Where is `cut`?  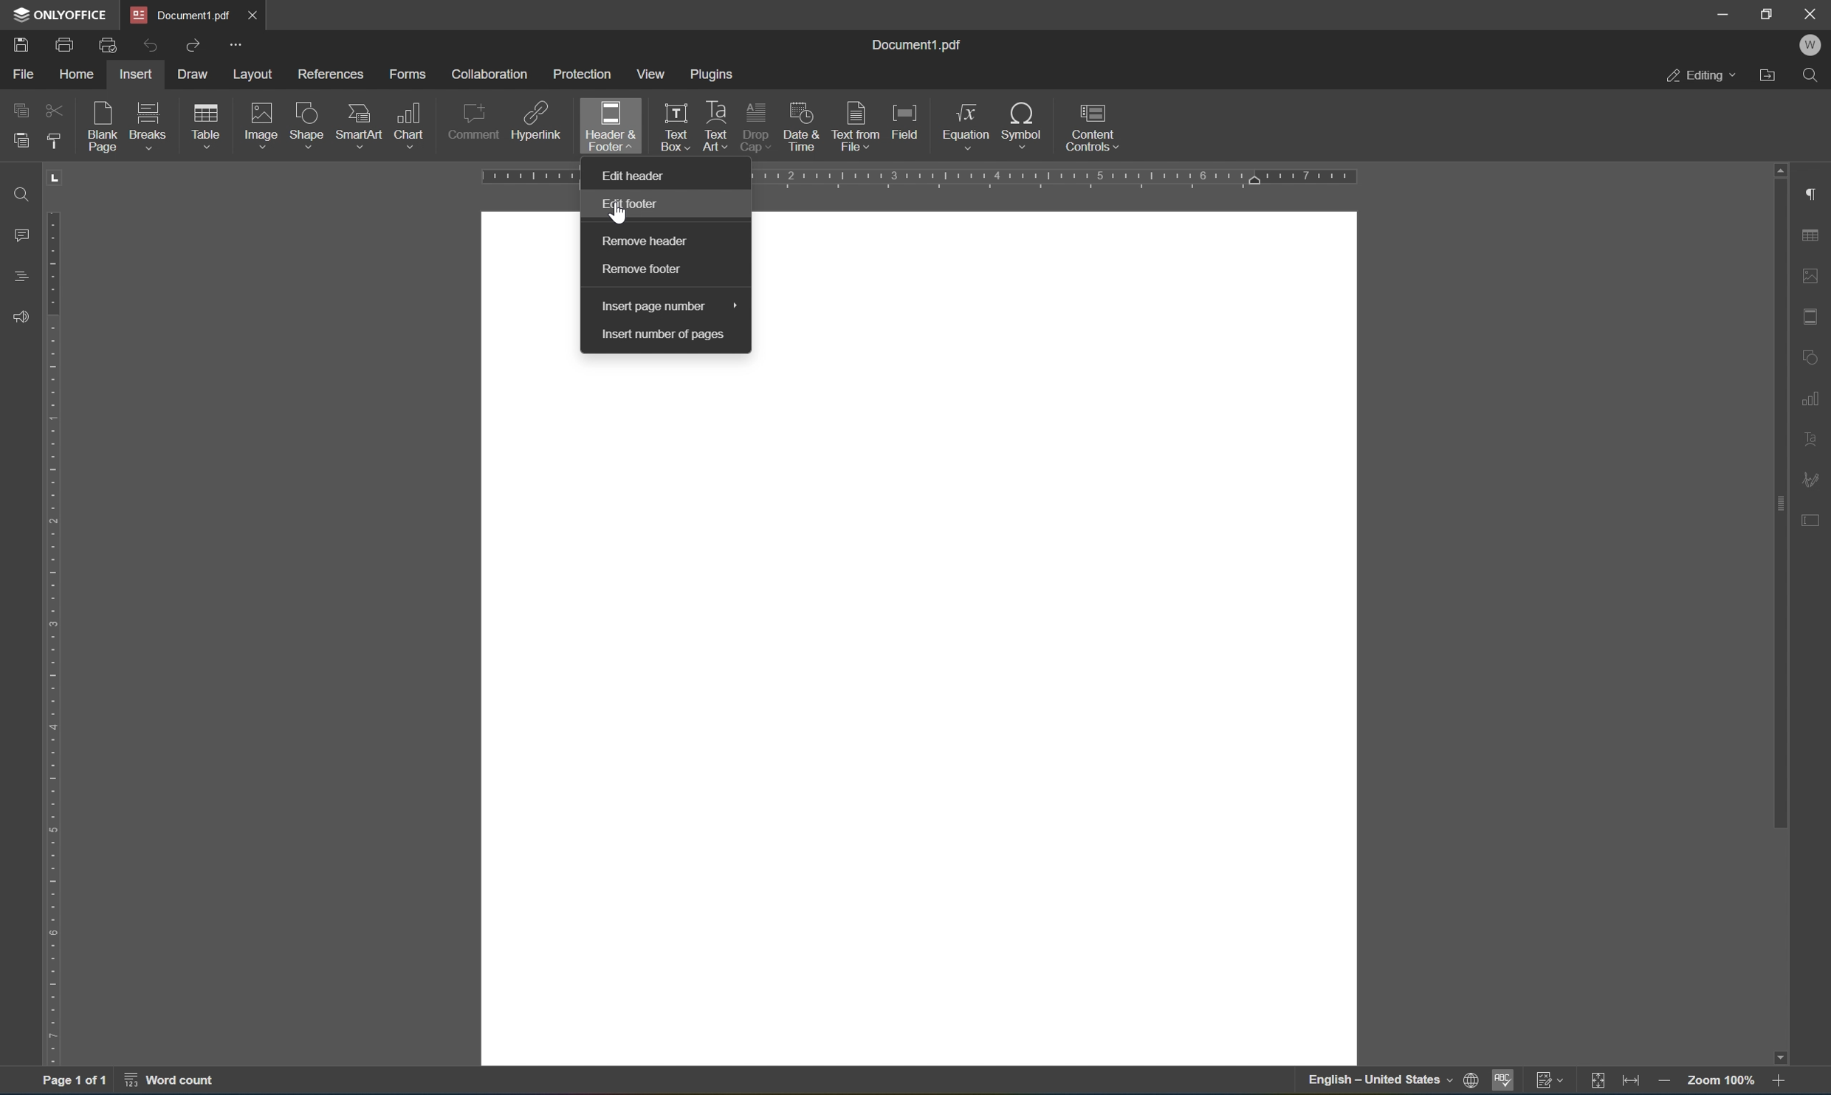
cut is located at coordinates (52, 108).